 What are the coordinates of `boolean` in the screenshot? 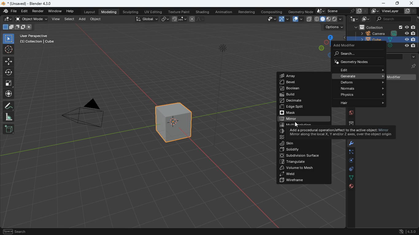 It's located at (299, 89).